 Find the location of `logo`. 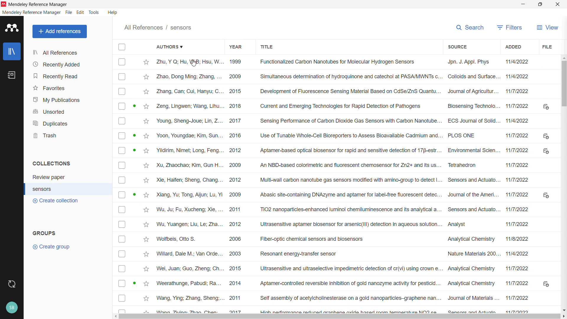

logo is located at coordinates (4, 4).